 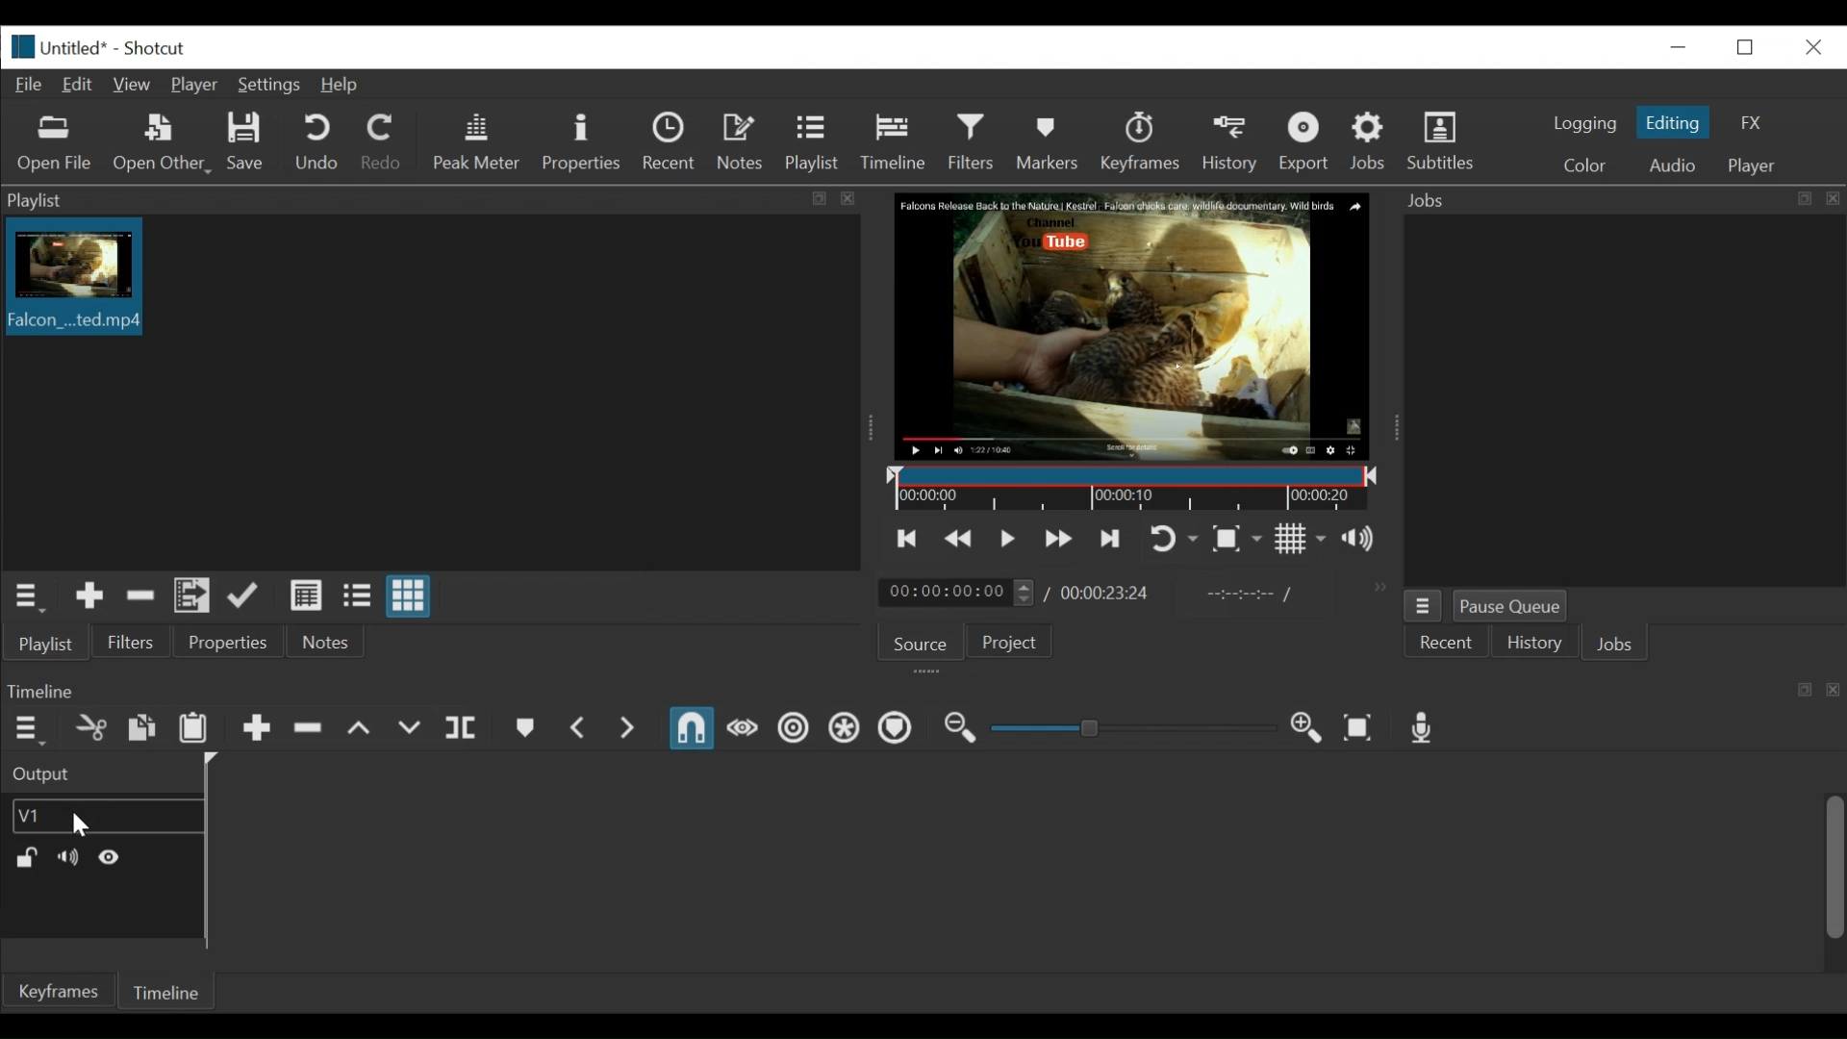 I want to click on History, so click(x=1233, y=144).